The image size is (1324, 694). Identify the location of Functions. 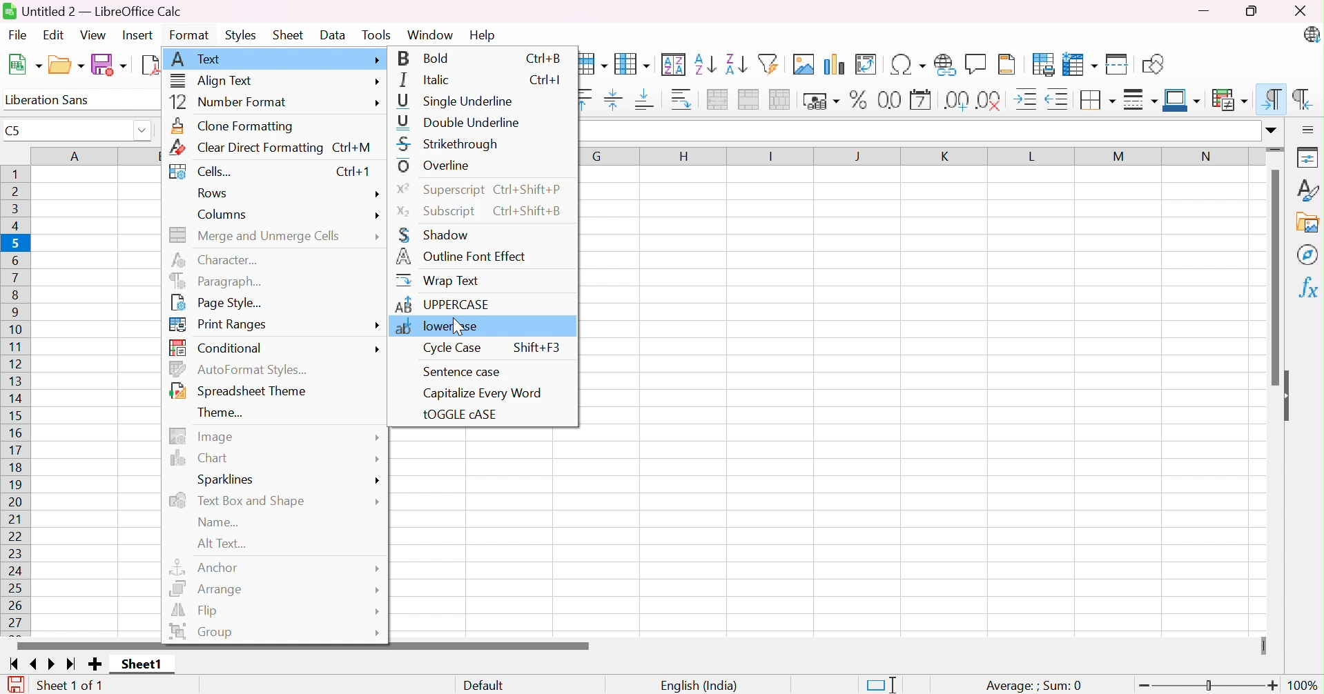
(1310, 288).